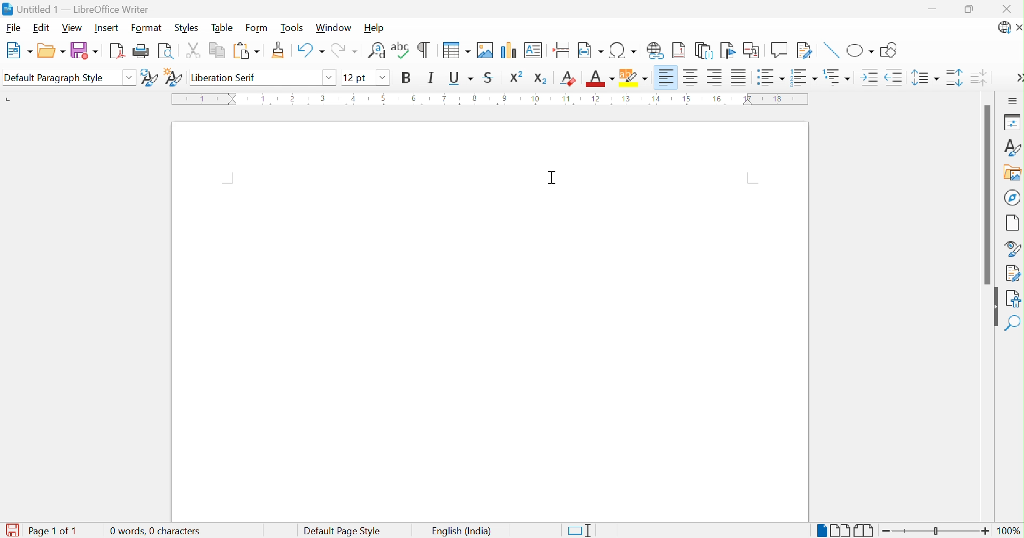 Image resolution: width=1024 pixels, height=538 pixels. What do you see at coordinates (175, 78) in the screenshot?
I see `New style from selection` at bounding box center [175, 78].